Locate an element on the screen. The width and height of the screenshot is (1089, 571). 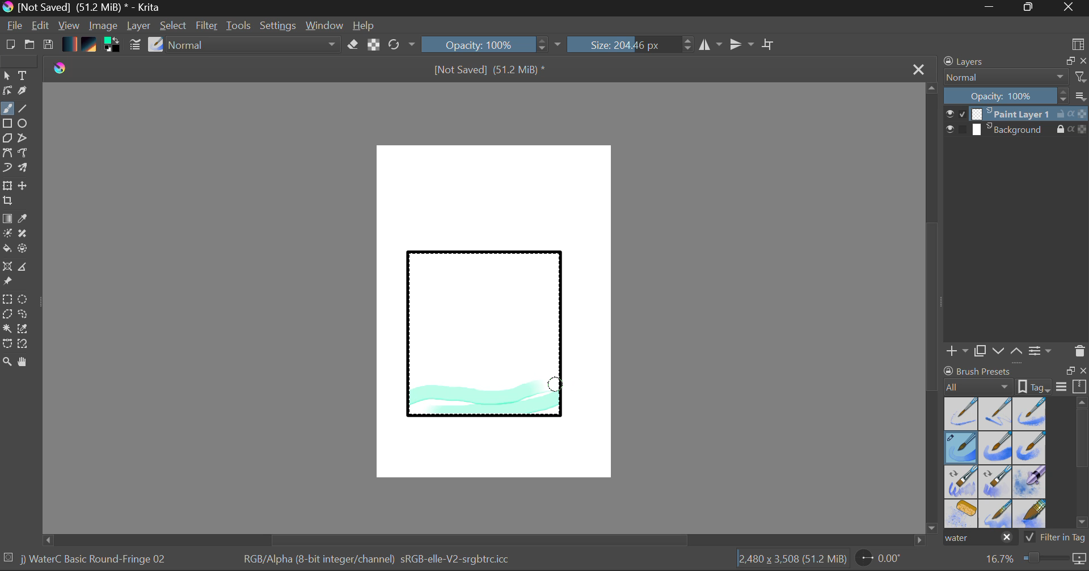
Smart Patch Tool is located at coordinates (27, 236).